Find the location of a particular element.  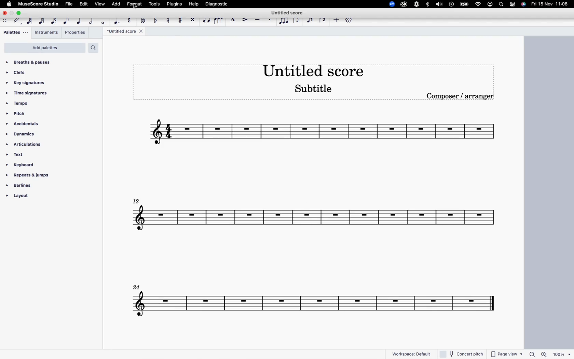

text is located at coordinates (19, 155).